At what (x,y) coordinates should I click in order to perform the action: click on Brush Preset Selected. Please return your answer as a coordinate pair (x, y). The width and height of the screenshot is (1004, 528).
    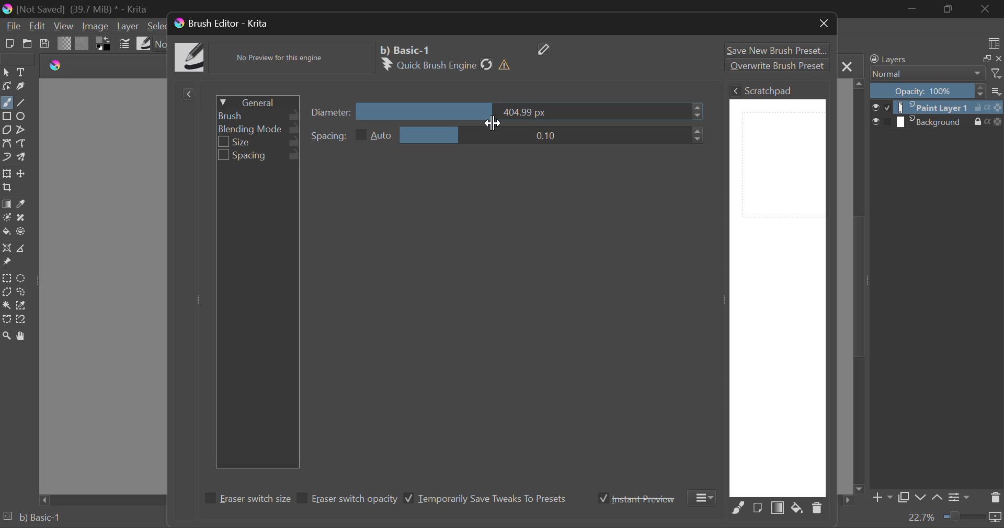
    Looking at the image, I should click on (31, 519).